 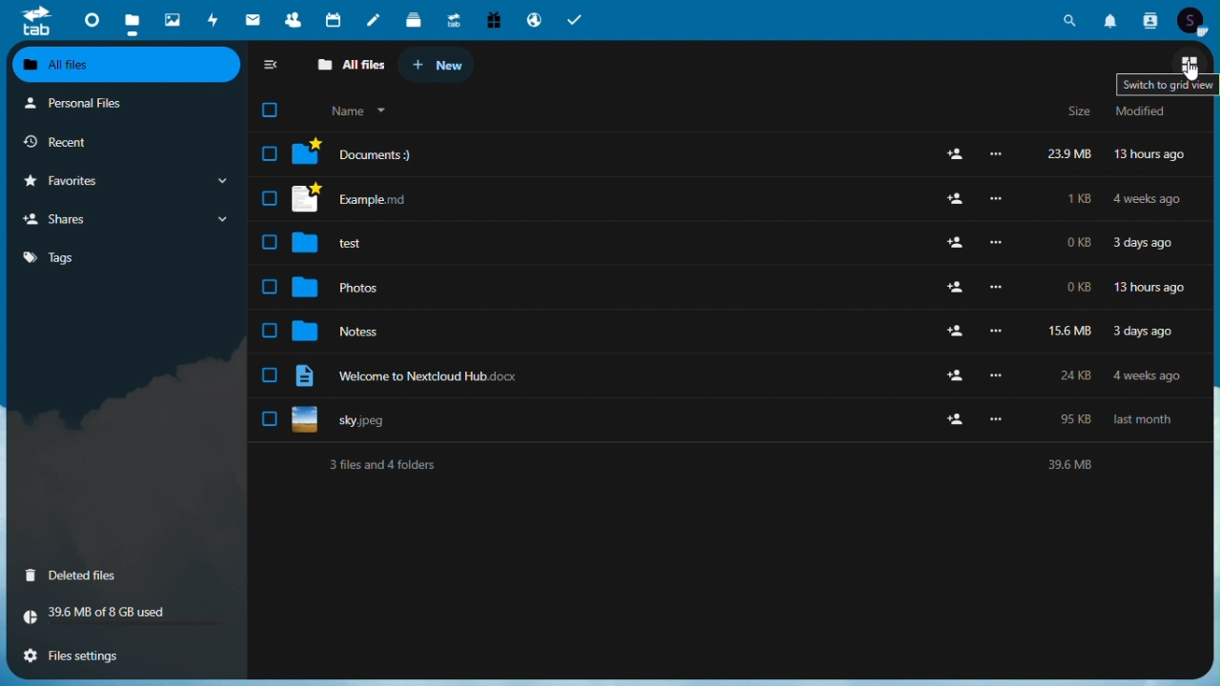 I want to click on folder, so click(x=305, y=152).